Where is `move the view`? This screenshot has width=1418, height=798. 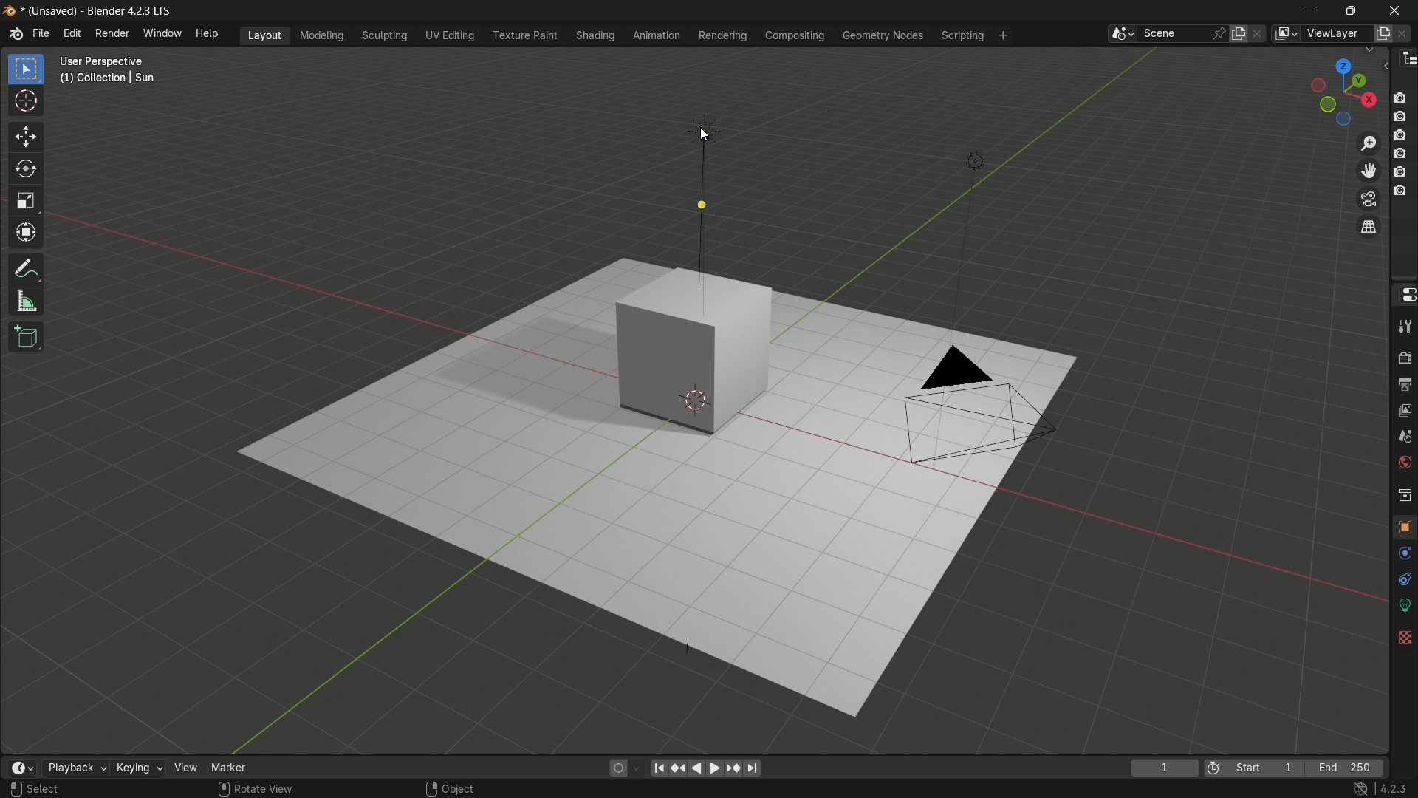
move the view is located at coordinates (1369, 170).